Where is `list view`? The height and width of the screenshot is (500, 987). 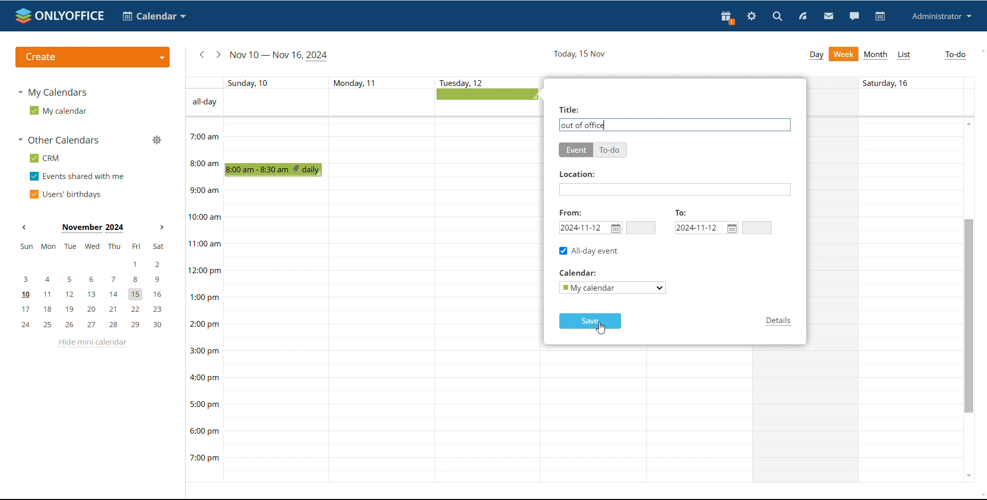
list view is located at coordinates (905, 55).